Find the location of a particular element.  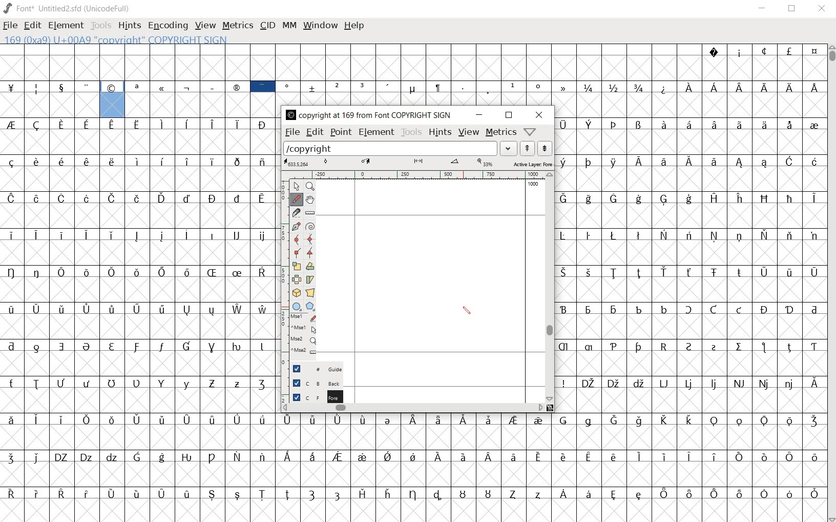

tools is located at coordinates (102, 27).